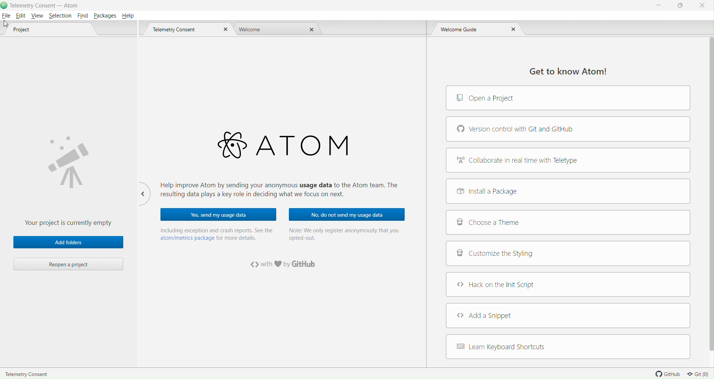 This screenshot has width=714, height=379. I want to click on Including exception and crash reports. See the atom/metrics package for more details., so click(216, 234).